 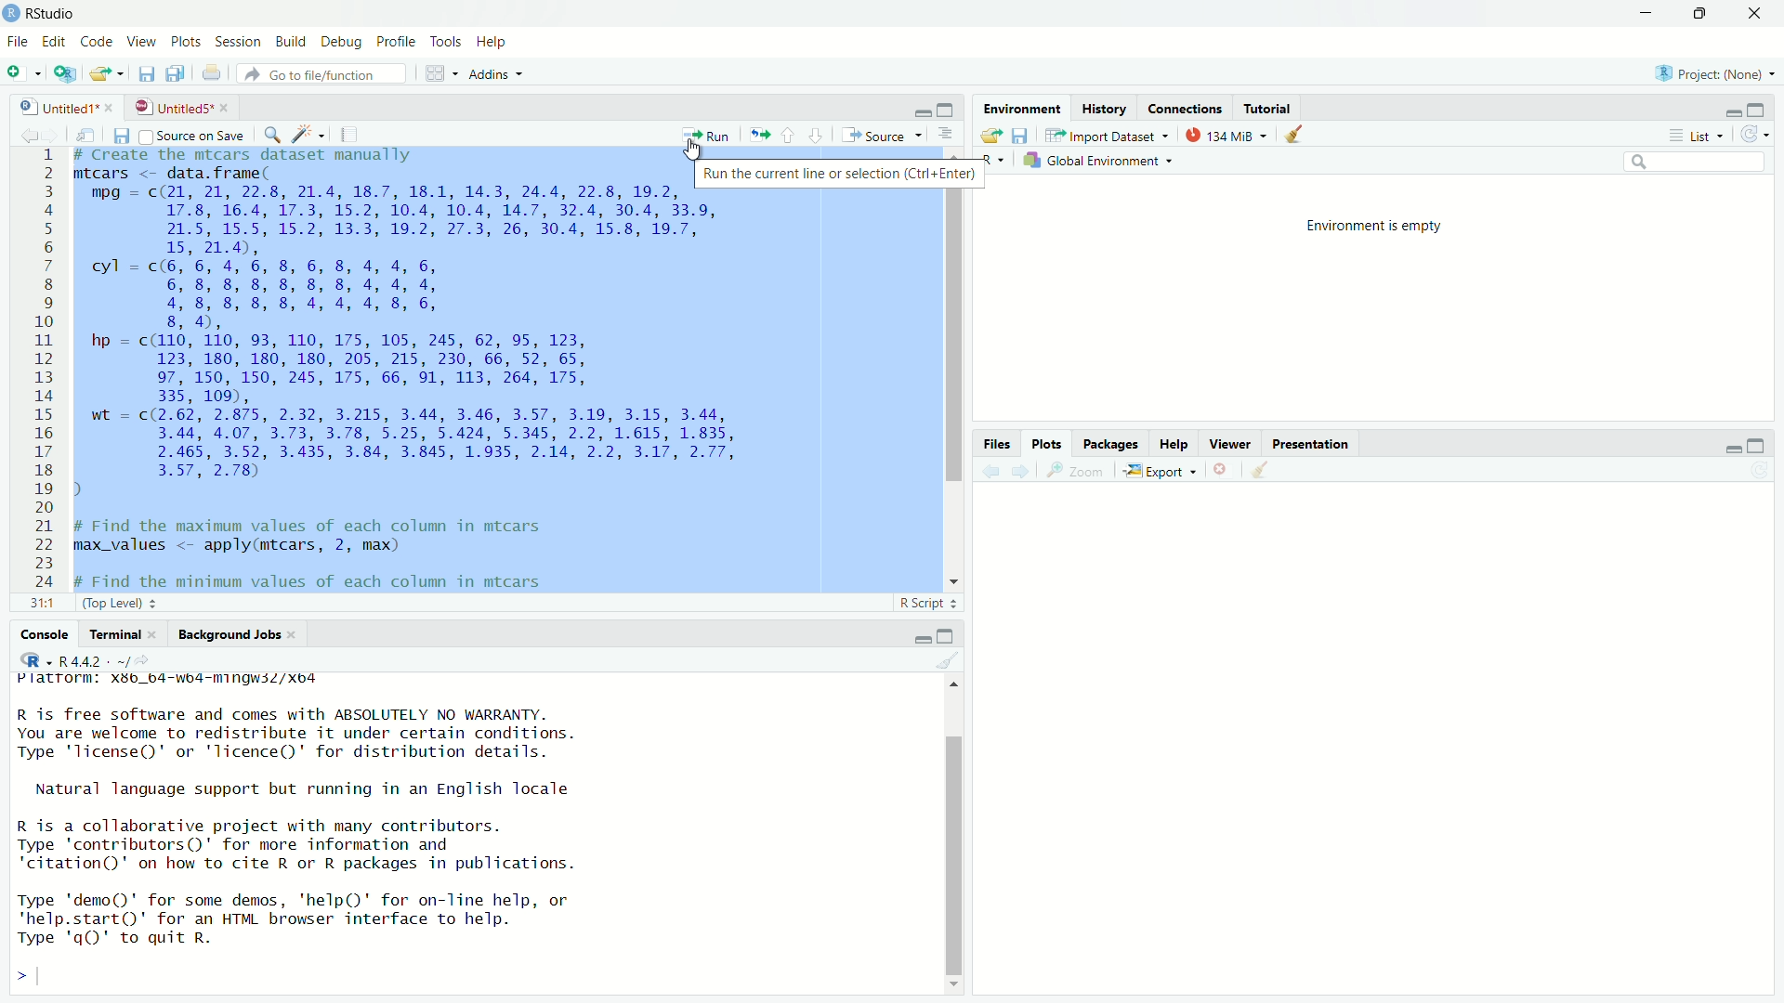 What do you see at coordinates (1224, 137) in the screenshot?
I see `134 MIB ~` at bounding box center [1224, 137].